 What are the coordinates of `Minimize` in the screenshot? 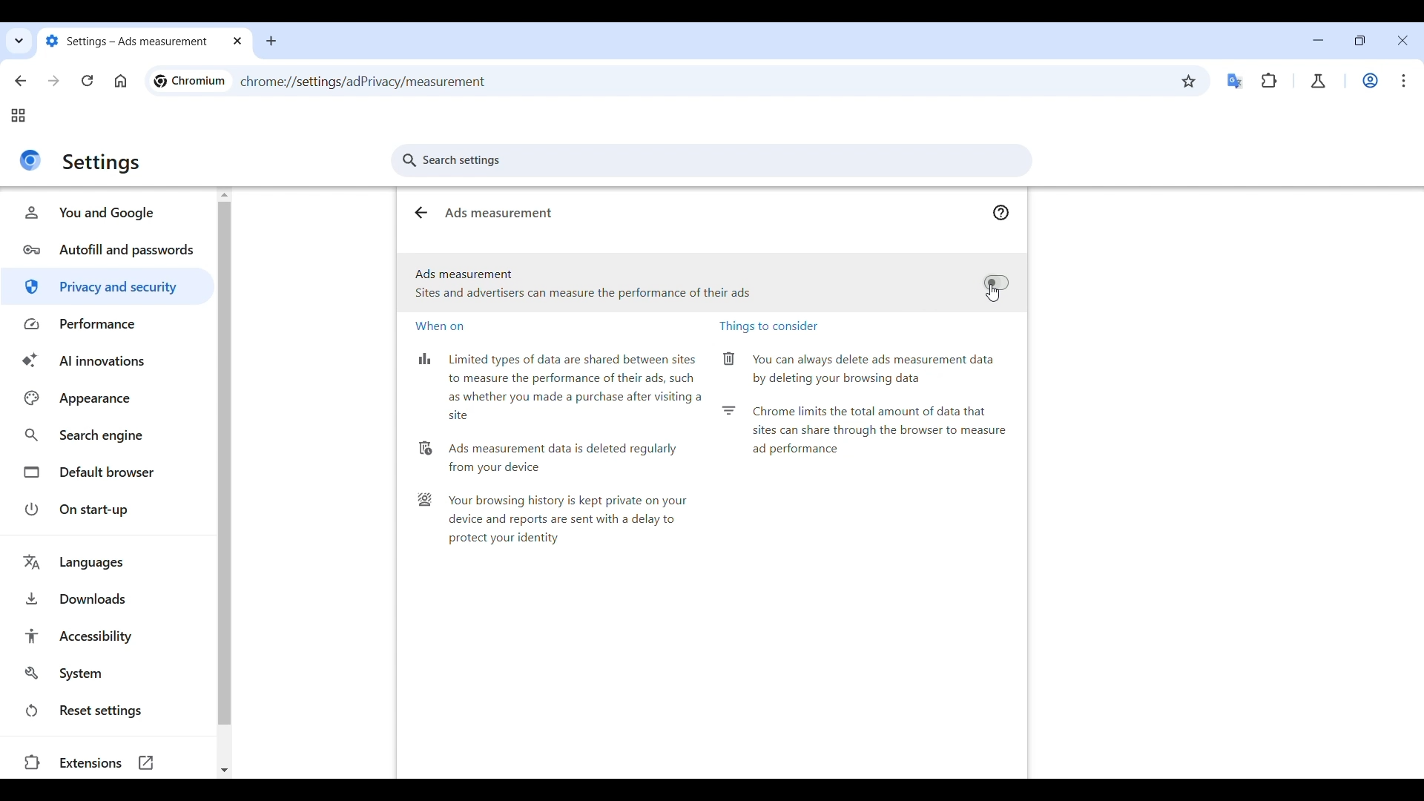 It's located at (1318, 40).